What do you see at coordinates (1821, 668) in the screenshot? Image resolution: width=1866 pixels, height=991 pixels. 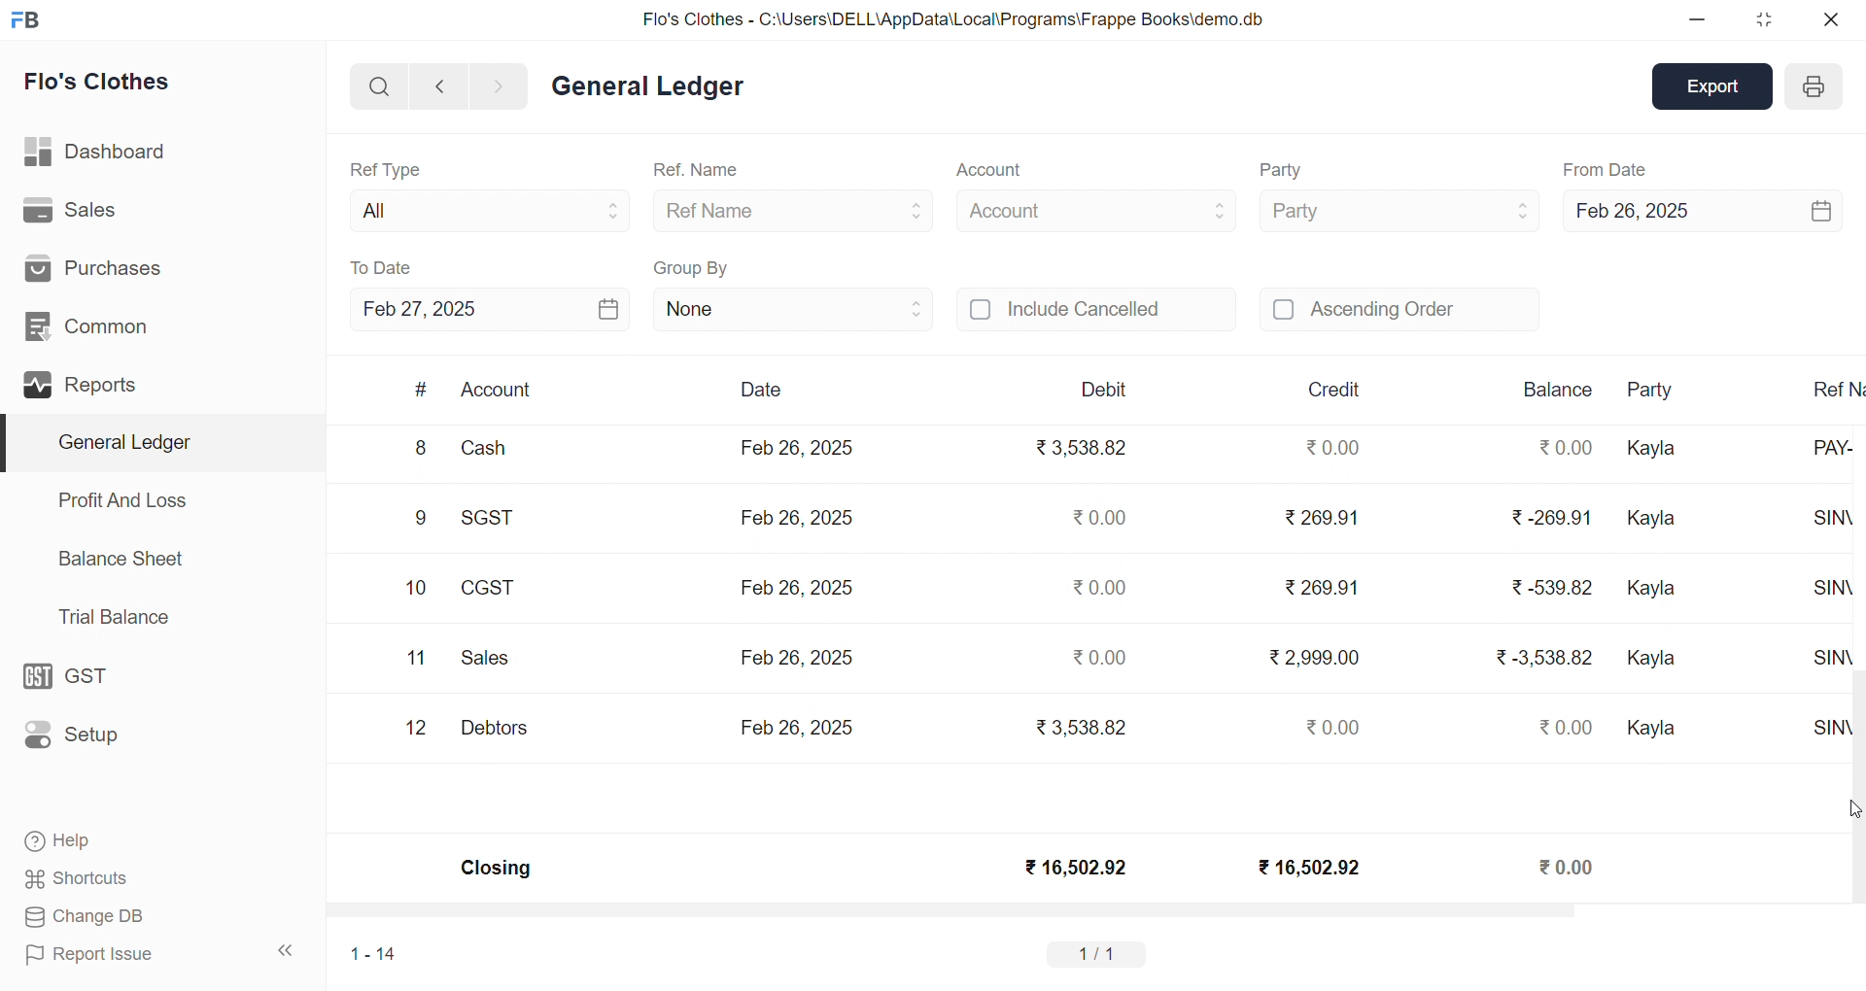 I see `SINV-` at bounding box center [1821, 668].